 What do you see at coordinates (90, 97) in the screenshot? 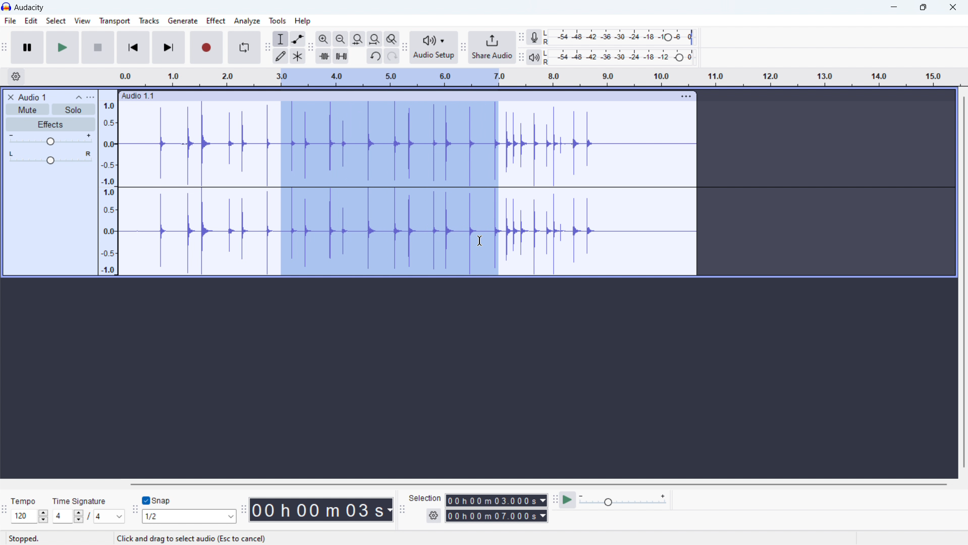
I see `view menu` at bounding box center [90, 97].